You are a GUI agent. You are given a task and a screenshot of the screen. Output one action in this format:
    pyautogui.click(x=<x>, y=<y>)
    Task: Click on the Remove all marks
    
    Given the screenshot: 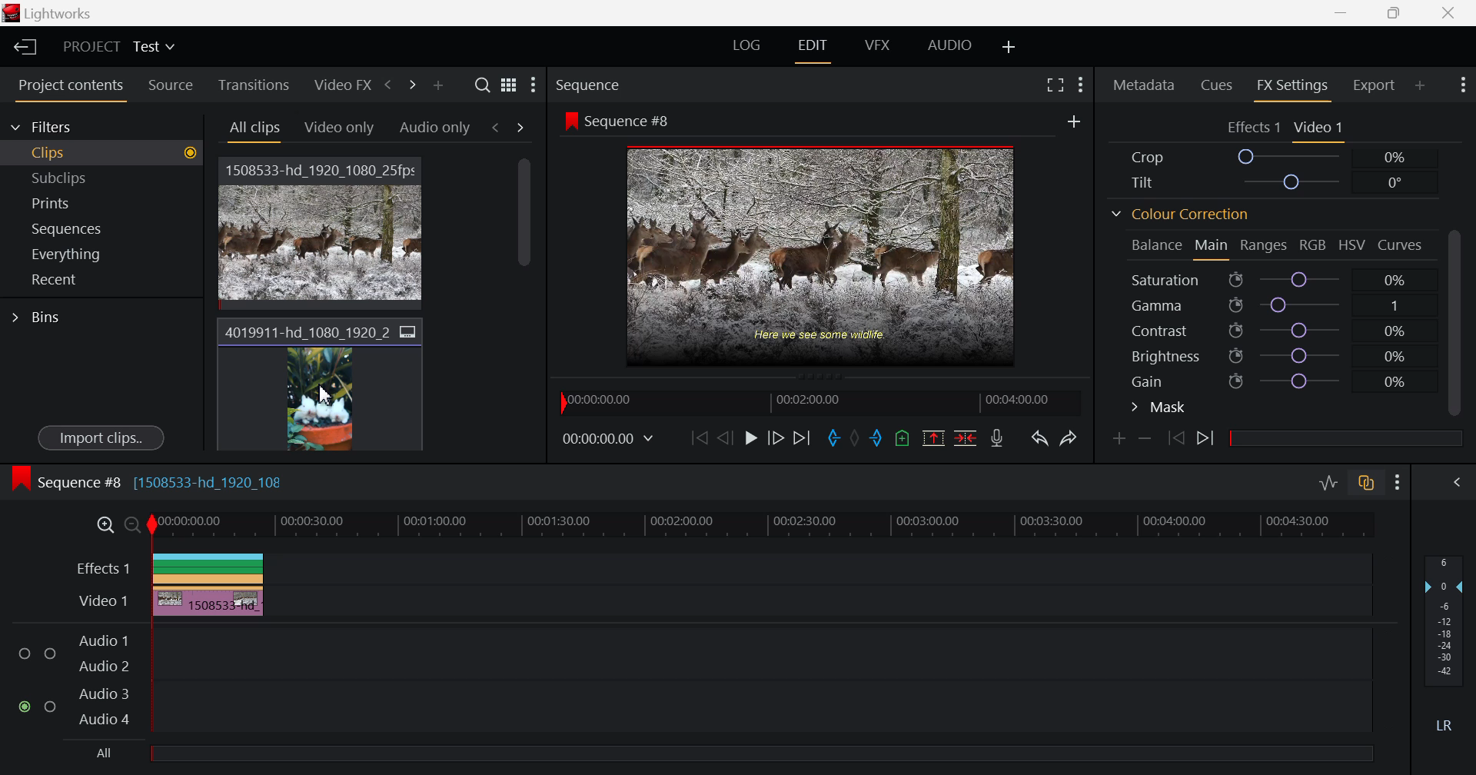 What is the action you would take?
    pyautogui.click(x=854, y=440)
    